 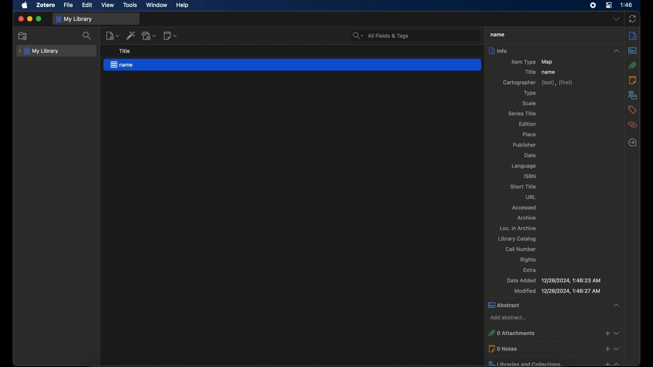 What do you see at coordinates (531, 270) in the screenshot?
I see `extra` at bounding box center [531, 270].